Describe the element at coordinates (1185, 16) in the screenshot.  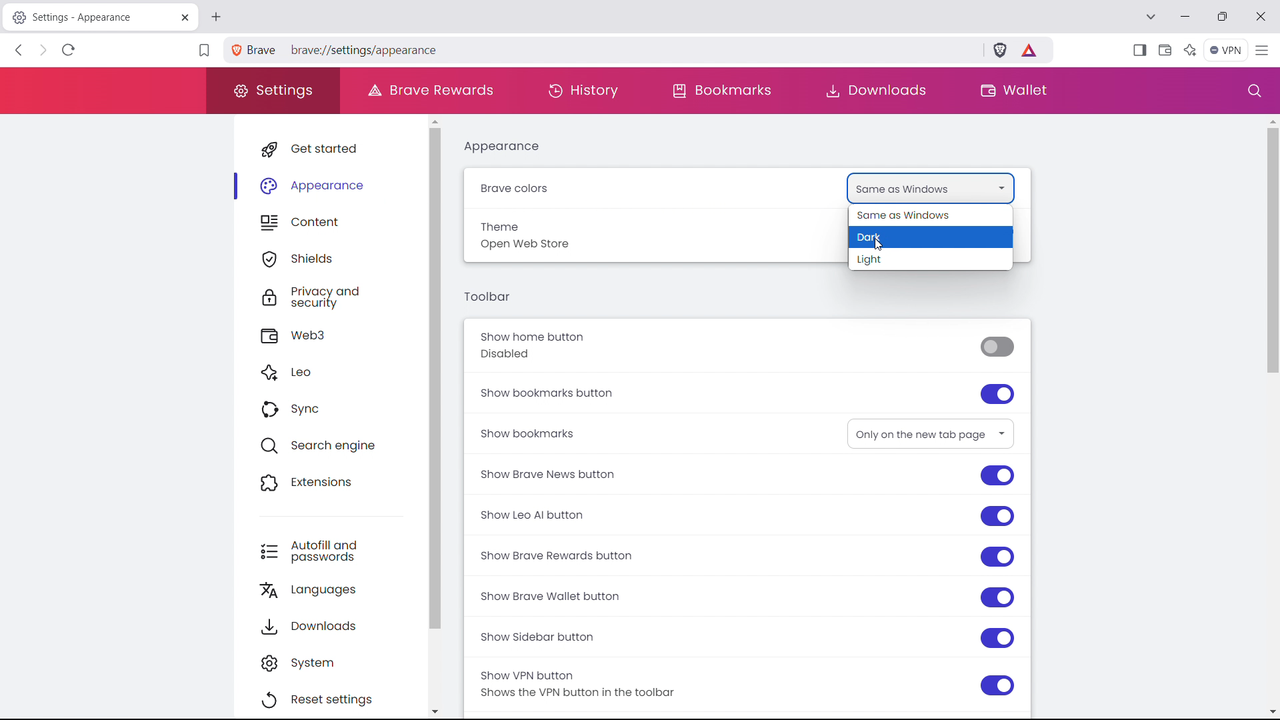
I see `minimize` at that location.